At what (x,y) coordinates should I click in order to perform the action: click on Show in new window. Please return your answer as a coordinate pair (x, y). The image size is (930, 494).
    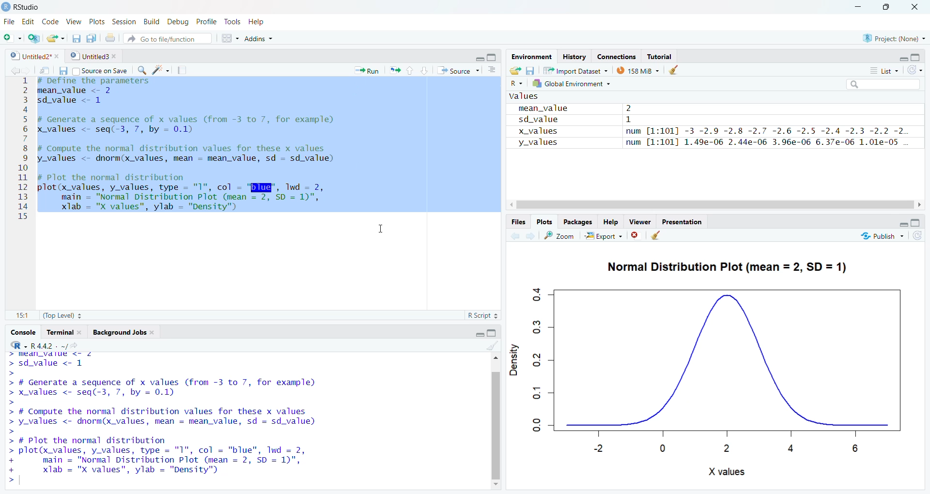
    Looking at the image, I should click on (42, 70).